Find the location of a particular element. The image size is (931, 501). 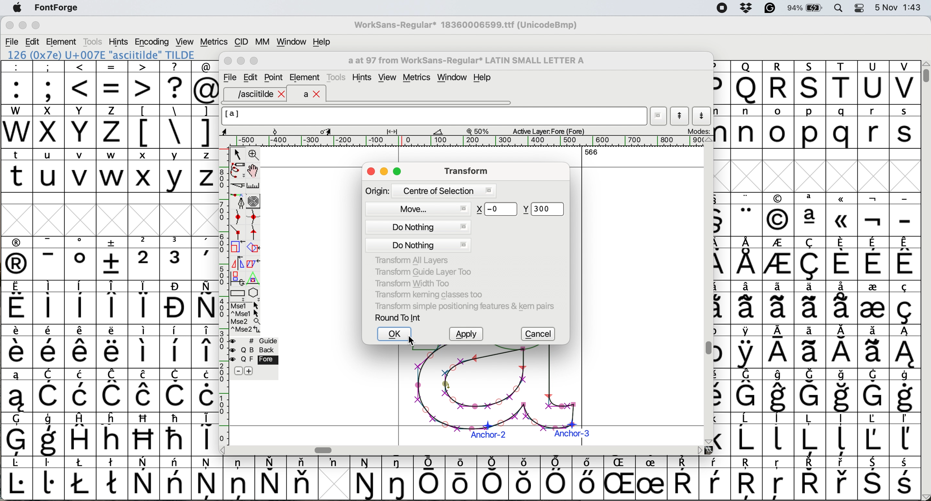

glyph name is located at coordinates (433, 116).